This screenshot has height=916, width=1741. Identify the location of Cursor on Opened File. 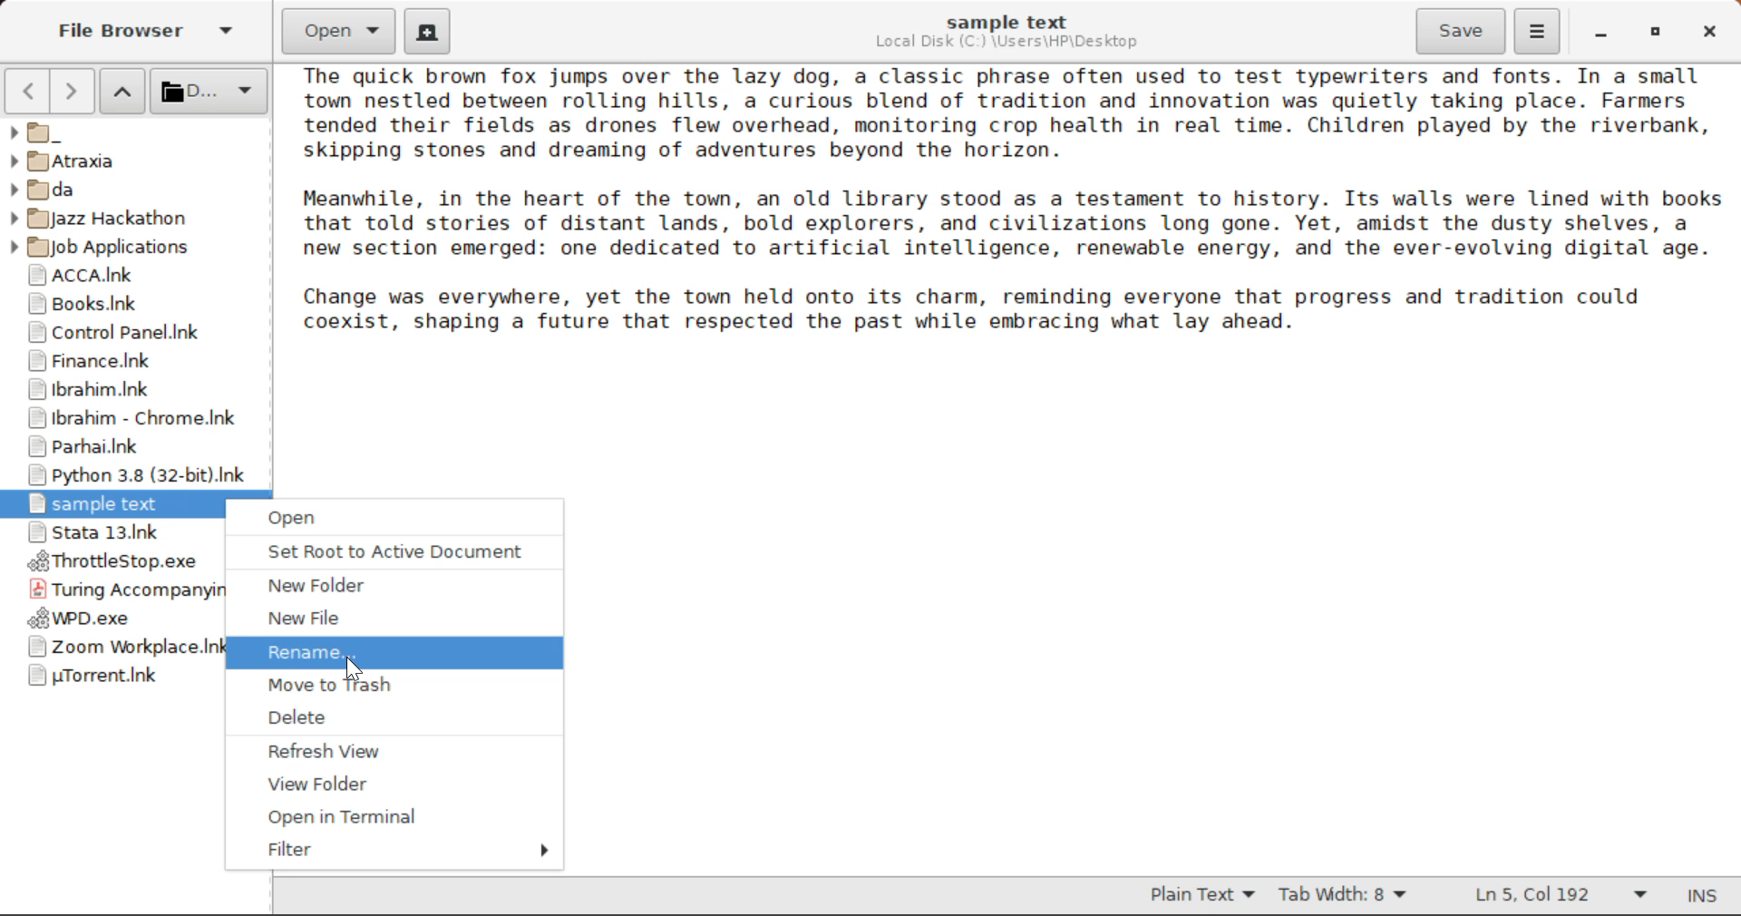
(111, 505).